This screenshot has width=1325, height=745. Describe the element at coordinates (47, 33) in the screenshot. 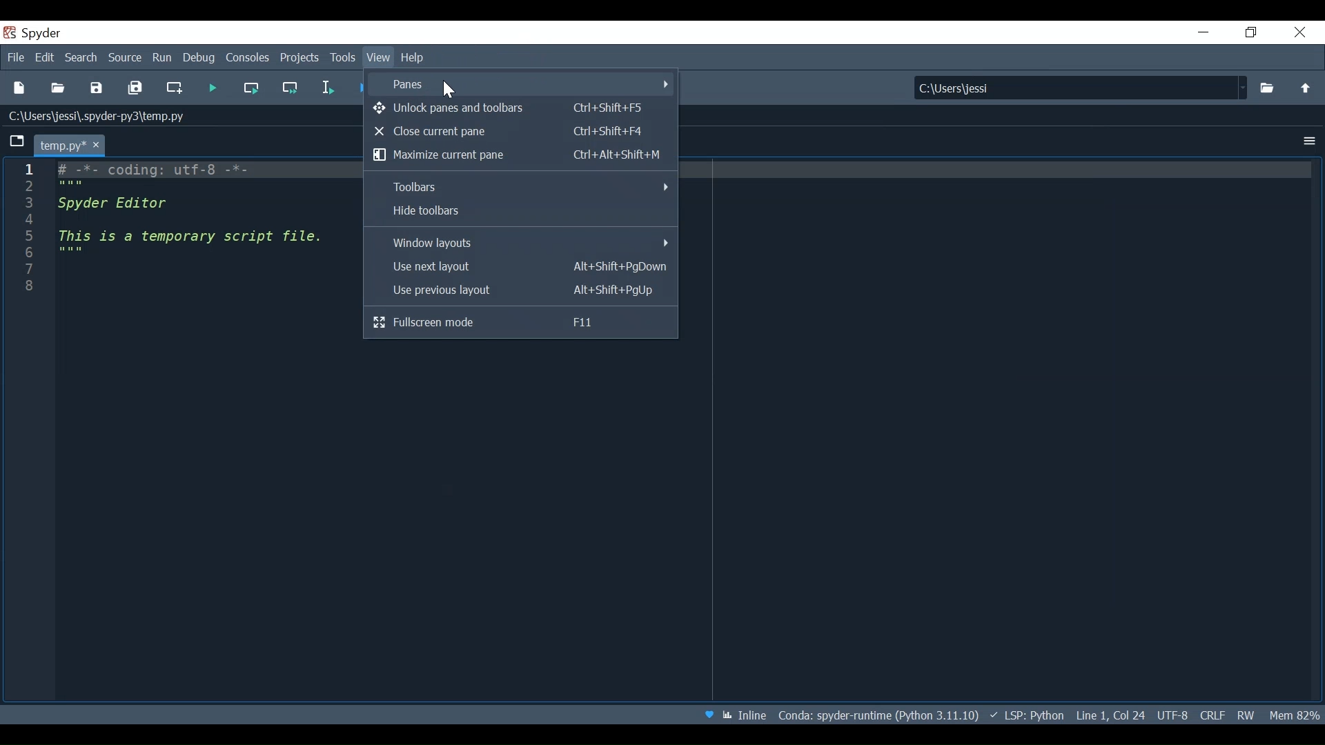

I see `spyder` at that location.